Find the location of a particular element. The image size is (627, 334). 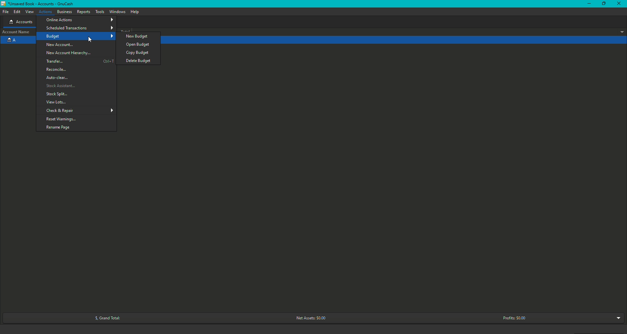

Net Assets is located at coordinates (310, 318).